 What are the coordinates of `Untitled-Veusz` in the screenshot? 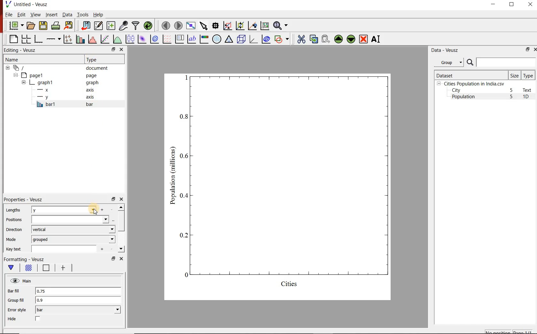 It's located at (27, 5).